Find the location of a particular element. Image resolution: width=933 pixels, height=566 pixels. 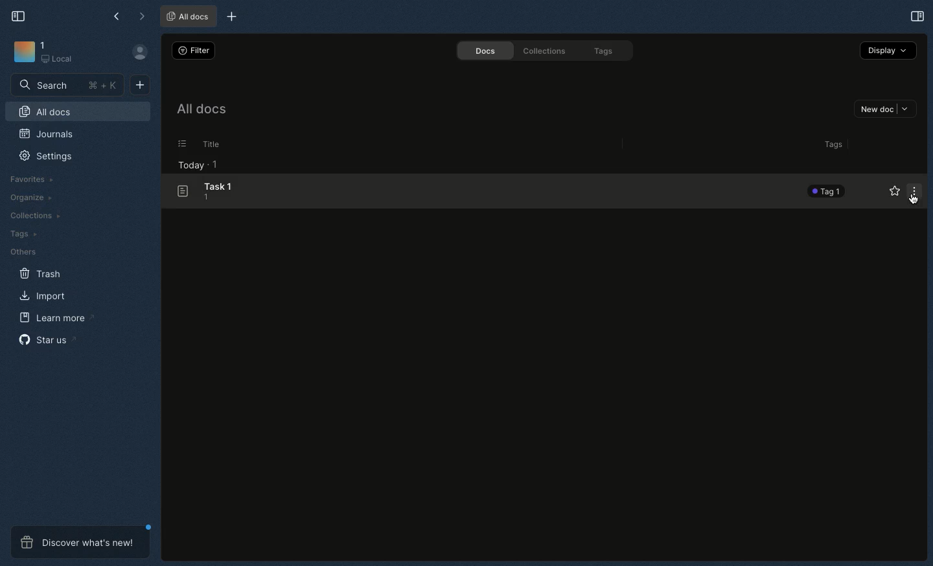

Options is located at coordinates (913, 194).